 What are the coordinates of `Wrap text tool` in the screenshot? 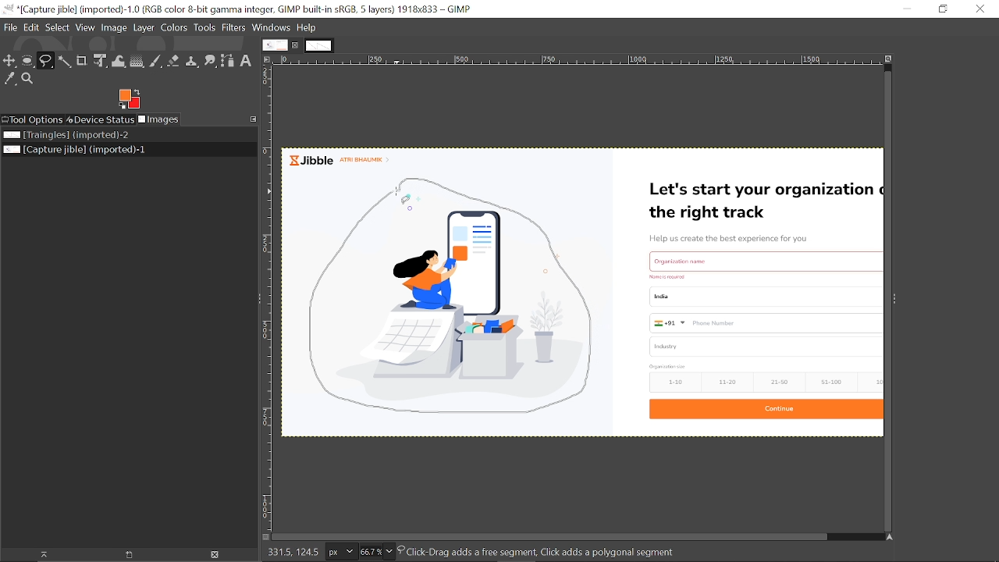 It's located at (119, 62).